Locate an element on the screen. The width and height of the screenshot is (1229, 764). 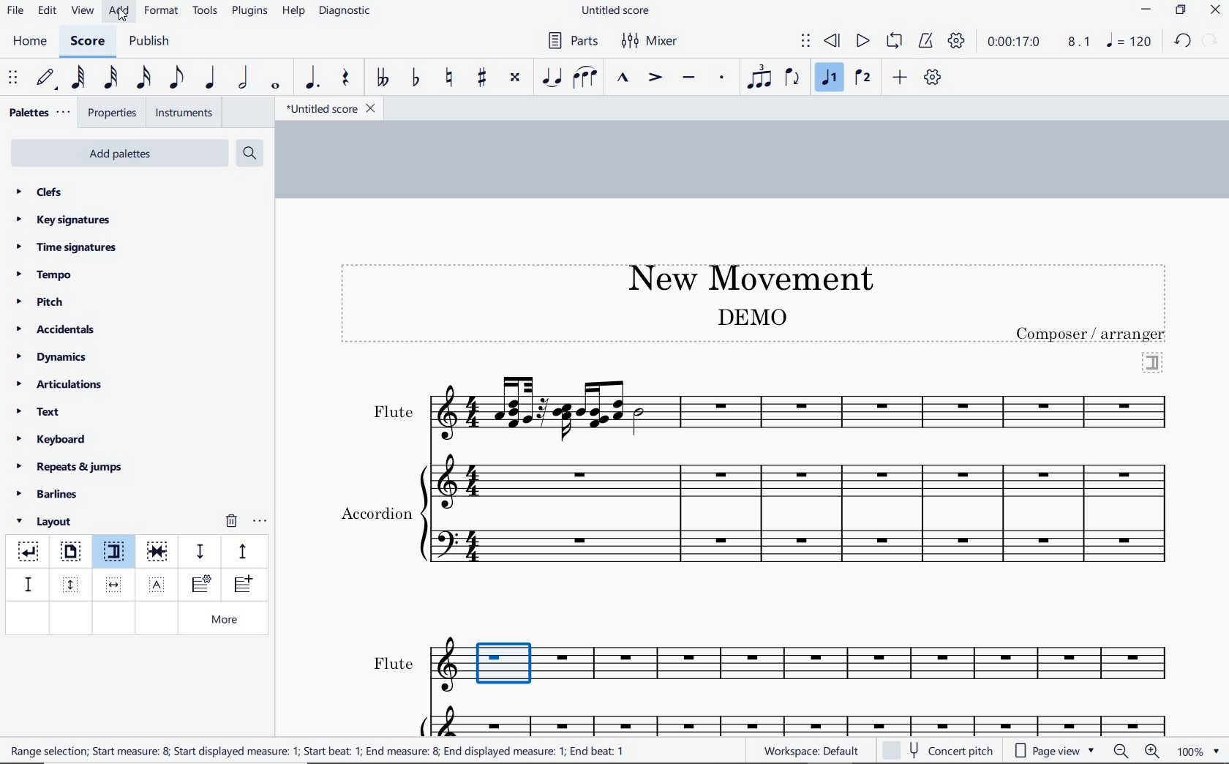
concert pitch is located at coordinates (939, 749).